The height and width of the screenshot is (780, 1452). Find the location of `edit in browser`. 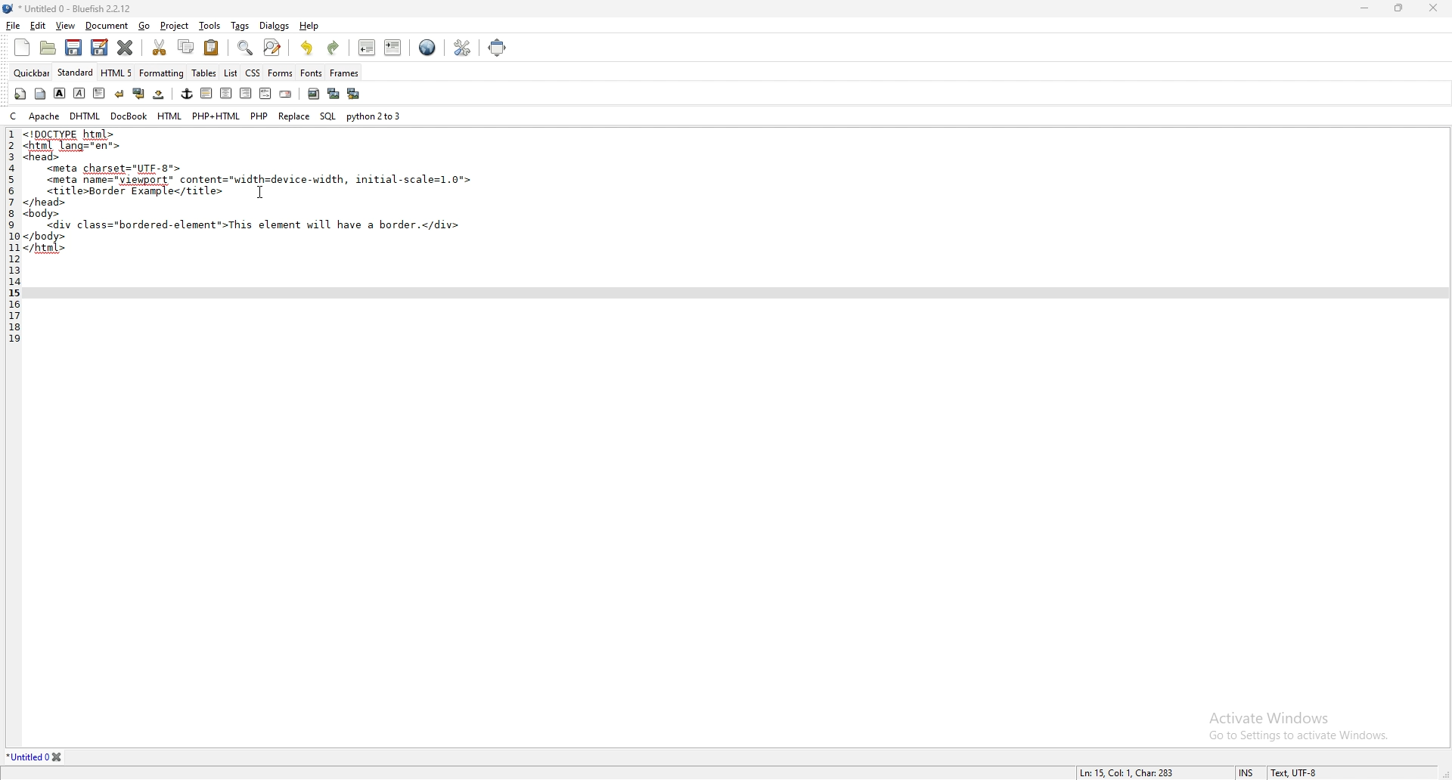

edit in browser is located at coordinates (427, 48).